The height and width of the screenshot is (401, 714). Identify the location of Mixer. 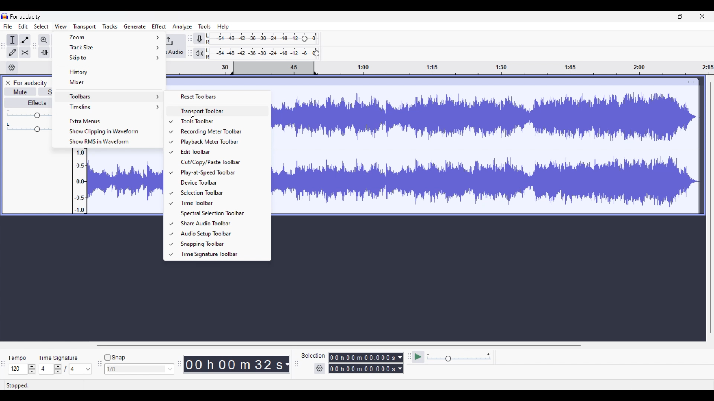
(109, 82).